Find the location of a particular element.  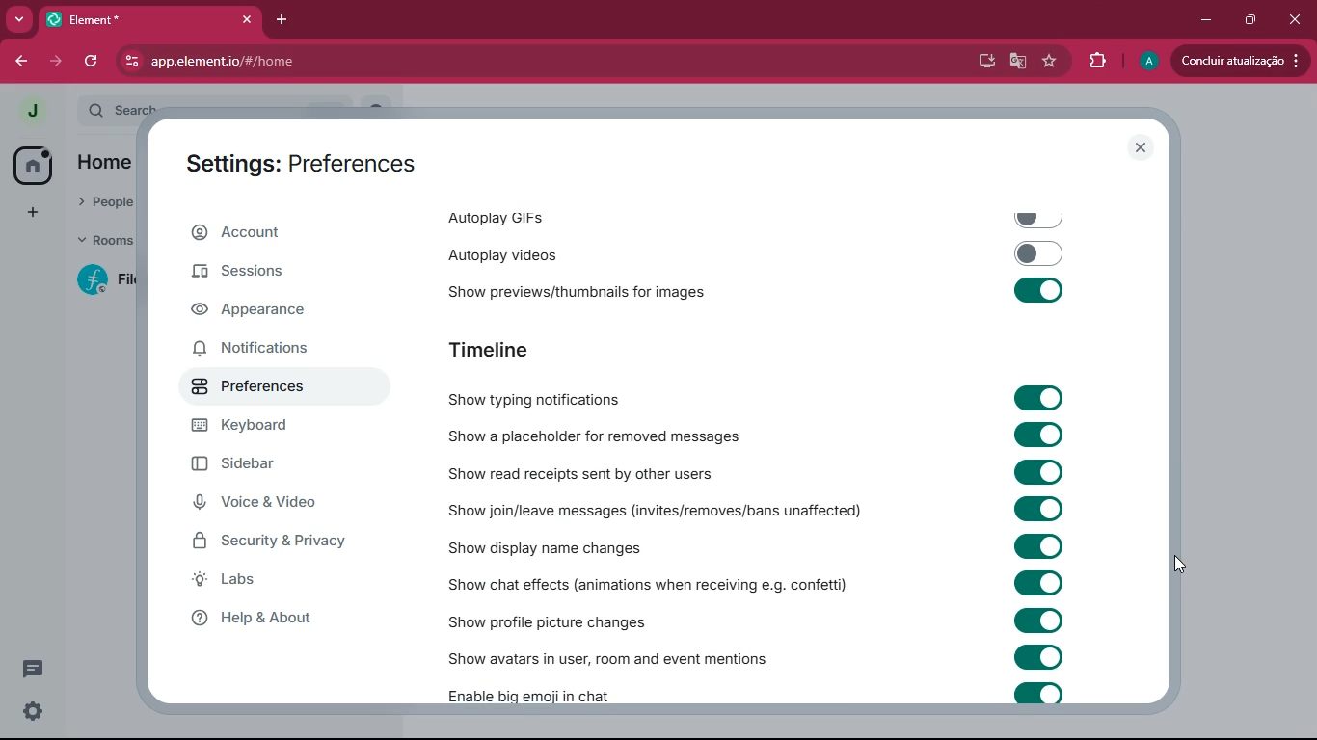

notifications is located at coordinates (271, 353).